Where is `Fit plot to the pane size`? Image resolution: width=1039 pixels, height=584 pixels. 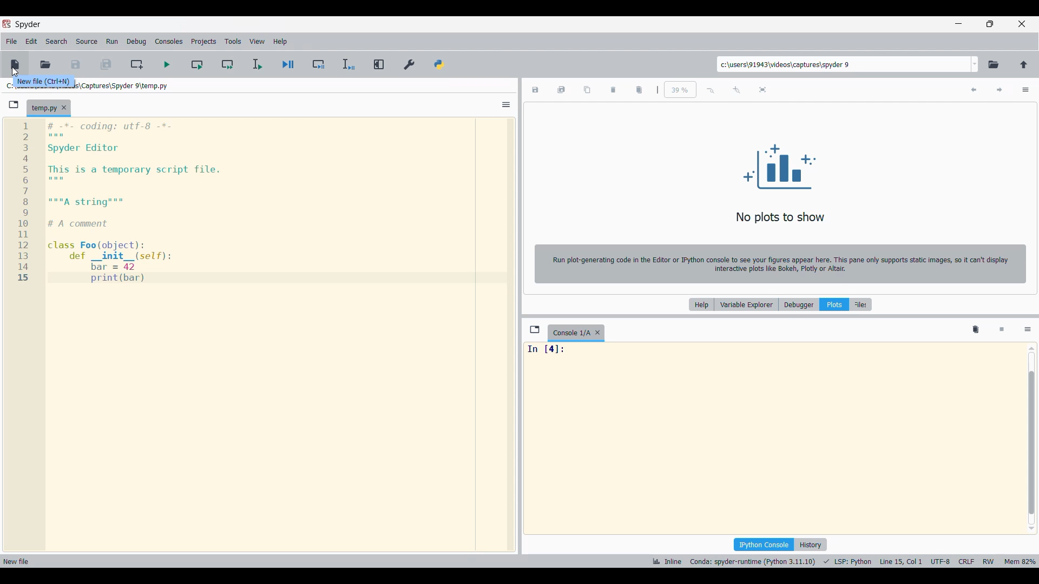
Fit plot to the pane size is located at coordinates (762, 90).